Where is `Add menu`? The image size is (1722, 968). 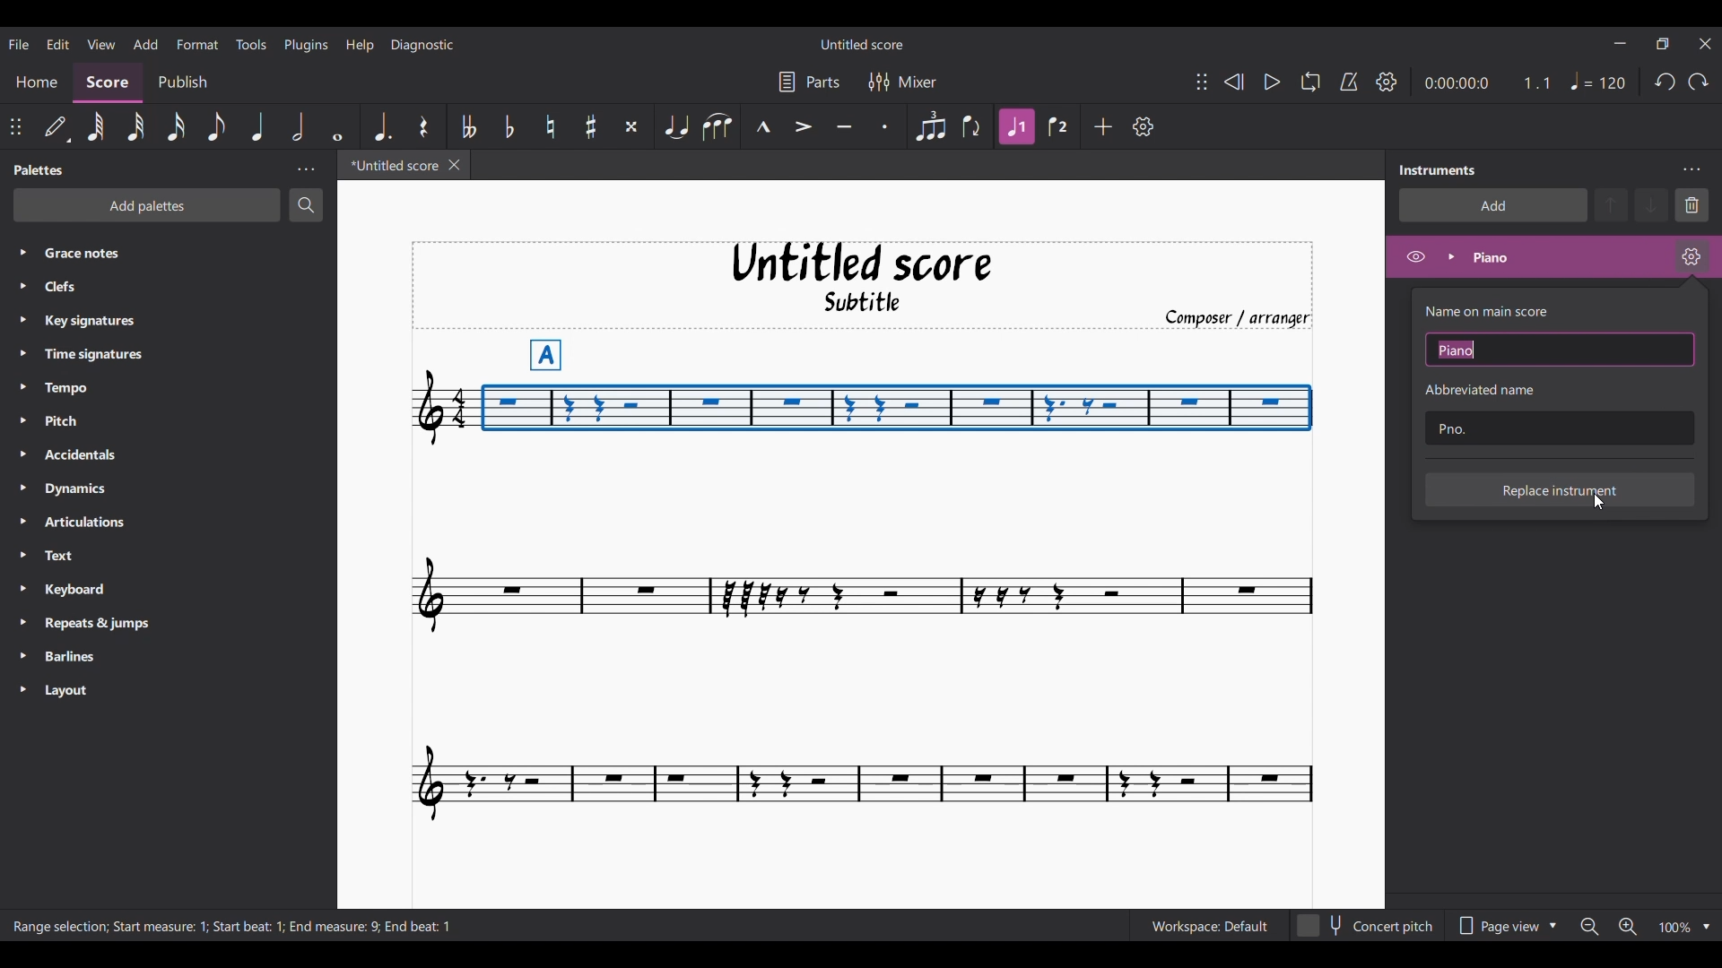 Add menu is located at coordinates (145, 44).